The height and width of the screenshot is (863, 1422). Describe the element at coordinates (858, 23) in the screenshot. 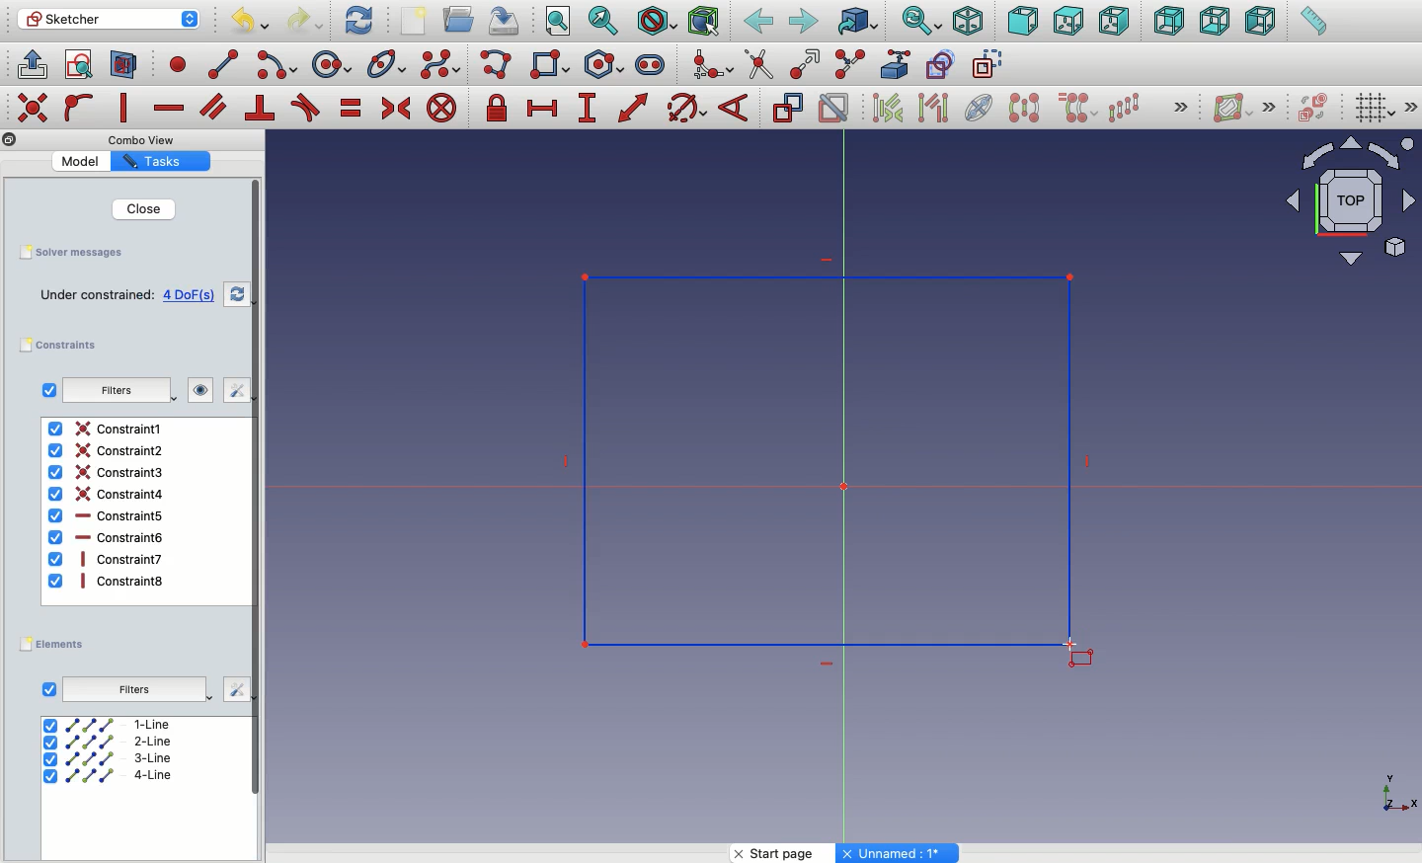

I see `Go to linked object` at that location.